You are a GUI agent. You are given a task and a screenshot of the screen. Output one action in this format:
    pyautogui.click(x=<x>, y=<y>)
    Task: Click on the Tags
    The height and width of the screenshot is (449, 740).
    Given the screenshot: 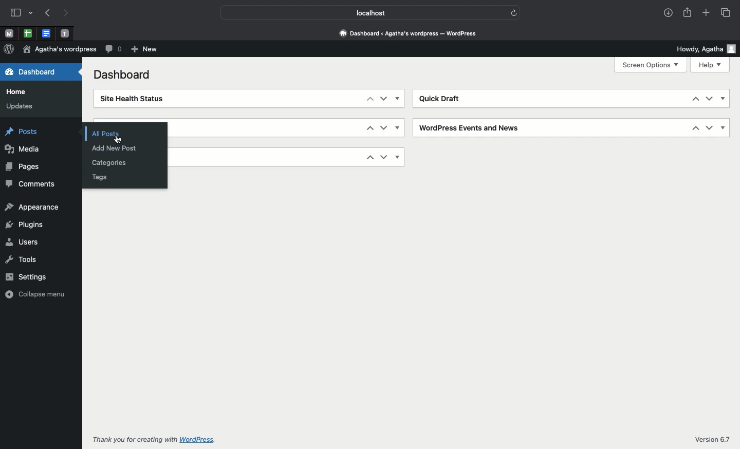 What is the action you would take?
    pyautogui.click(x=102, y=177)
    